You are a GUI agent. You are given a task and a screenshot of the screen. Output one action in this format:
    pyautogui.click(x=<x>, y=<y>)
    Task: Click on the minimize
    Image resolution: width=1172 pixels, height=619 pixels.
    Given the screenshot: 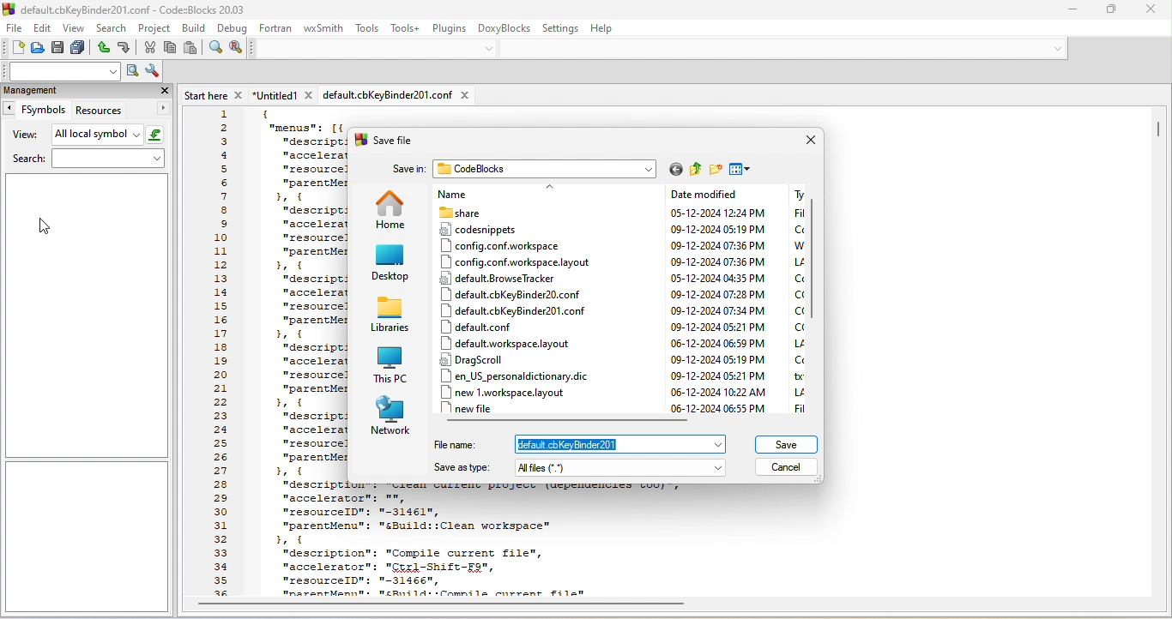 What is the action you would take?
    pyautogui.click(x=1072, y=11)
    